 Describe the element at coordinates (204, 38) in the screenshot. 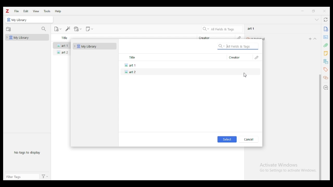

I see `creator` at that location.